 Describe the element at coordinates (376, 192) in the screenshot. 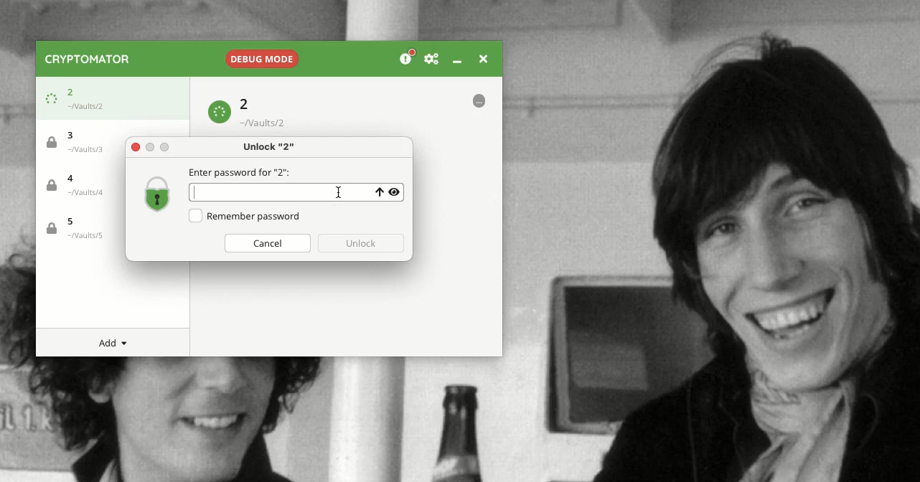

I see `Uppercase` at that location.